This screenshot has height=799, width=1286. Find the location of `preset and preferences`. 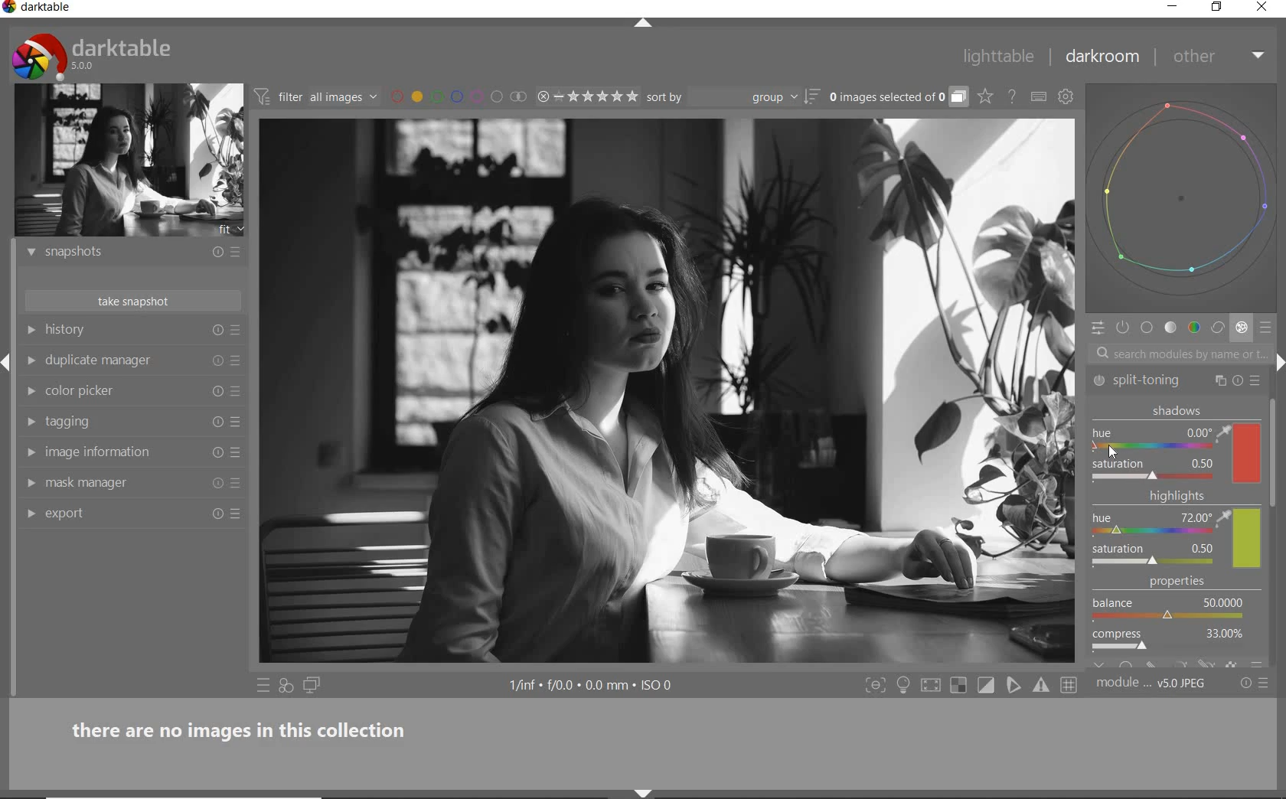

preset and preferences is located at coordinates (240, 392).